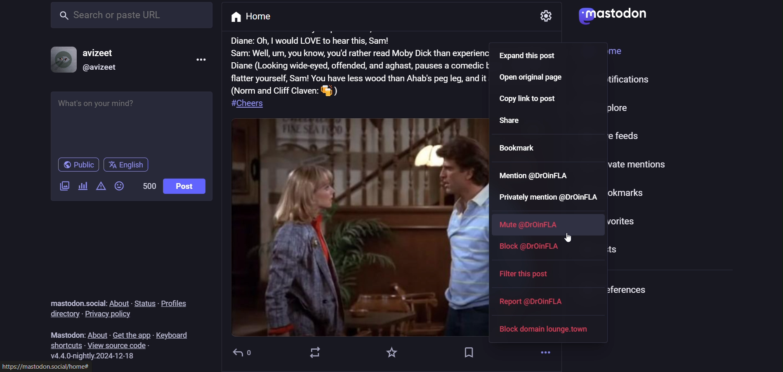  What do you see at coordinates (96, 355) in the screenshot?
I see `version` at bounding box center [96, 355].